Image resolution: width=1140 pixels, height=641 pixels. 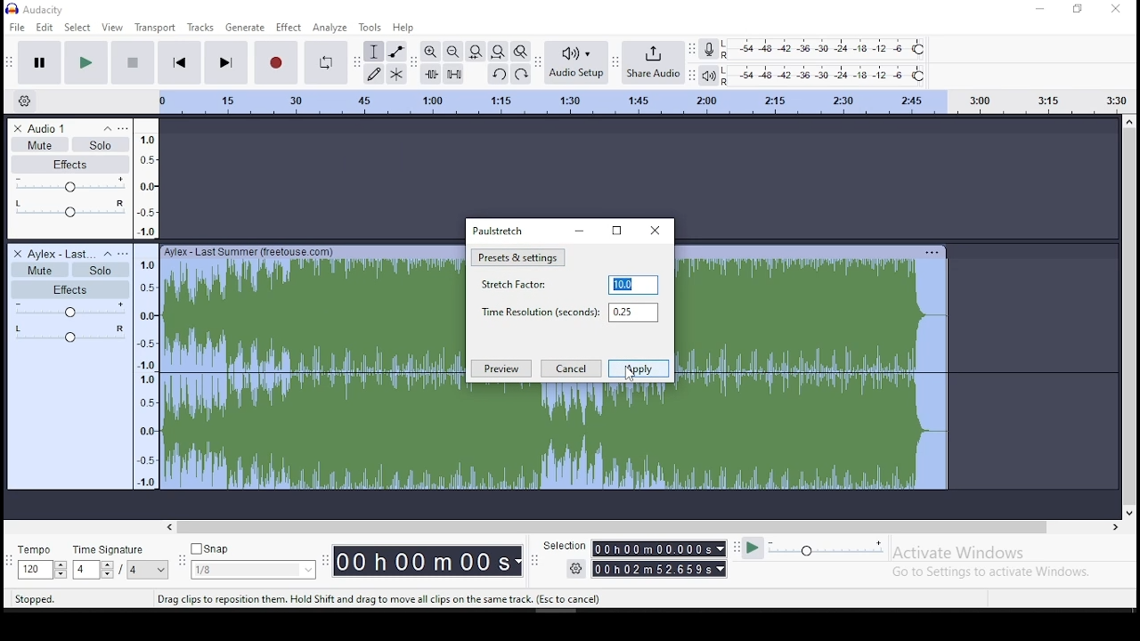 I want to click on volume, so click(x=71, y=187).